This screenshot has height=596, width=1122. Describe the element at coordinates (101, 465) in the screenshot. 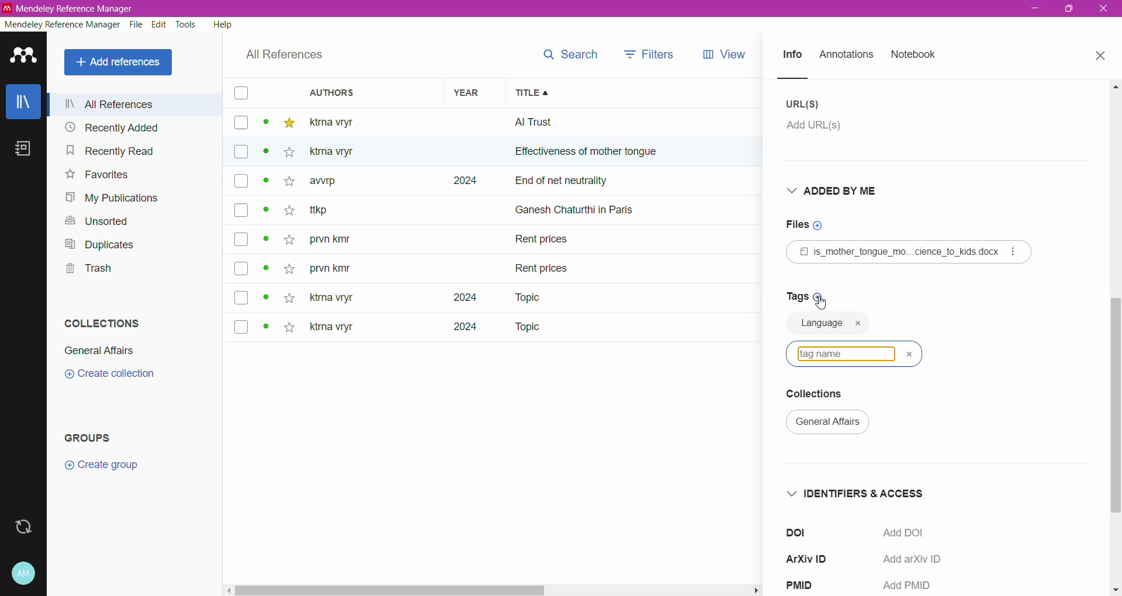

I see `Create group` at that location.